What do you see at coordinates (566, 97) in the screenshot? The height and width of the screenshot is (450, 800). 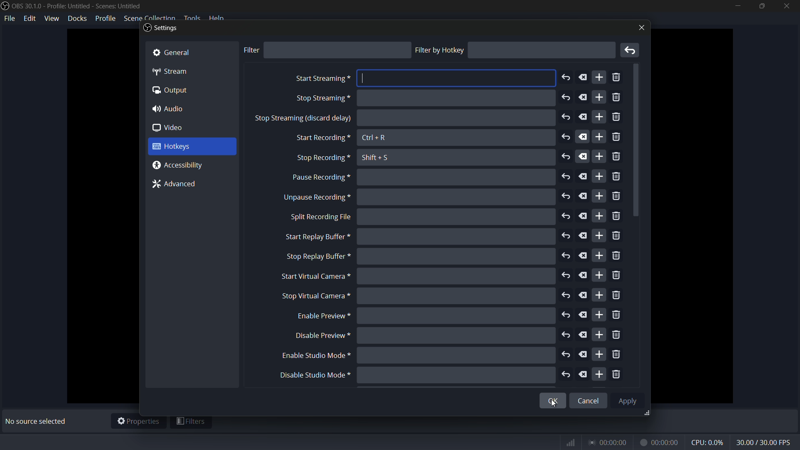 I see `undo` at bounding box center [566, 97].